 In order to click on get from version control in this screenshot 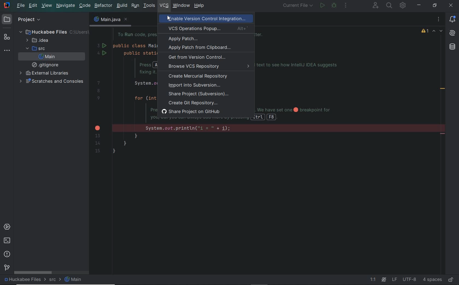, I will do `click(197, 58)`.